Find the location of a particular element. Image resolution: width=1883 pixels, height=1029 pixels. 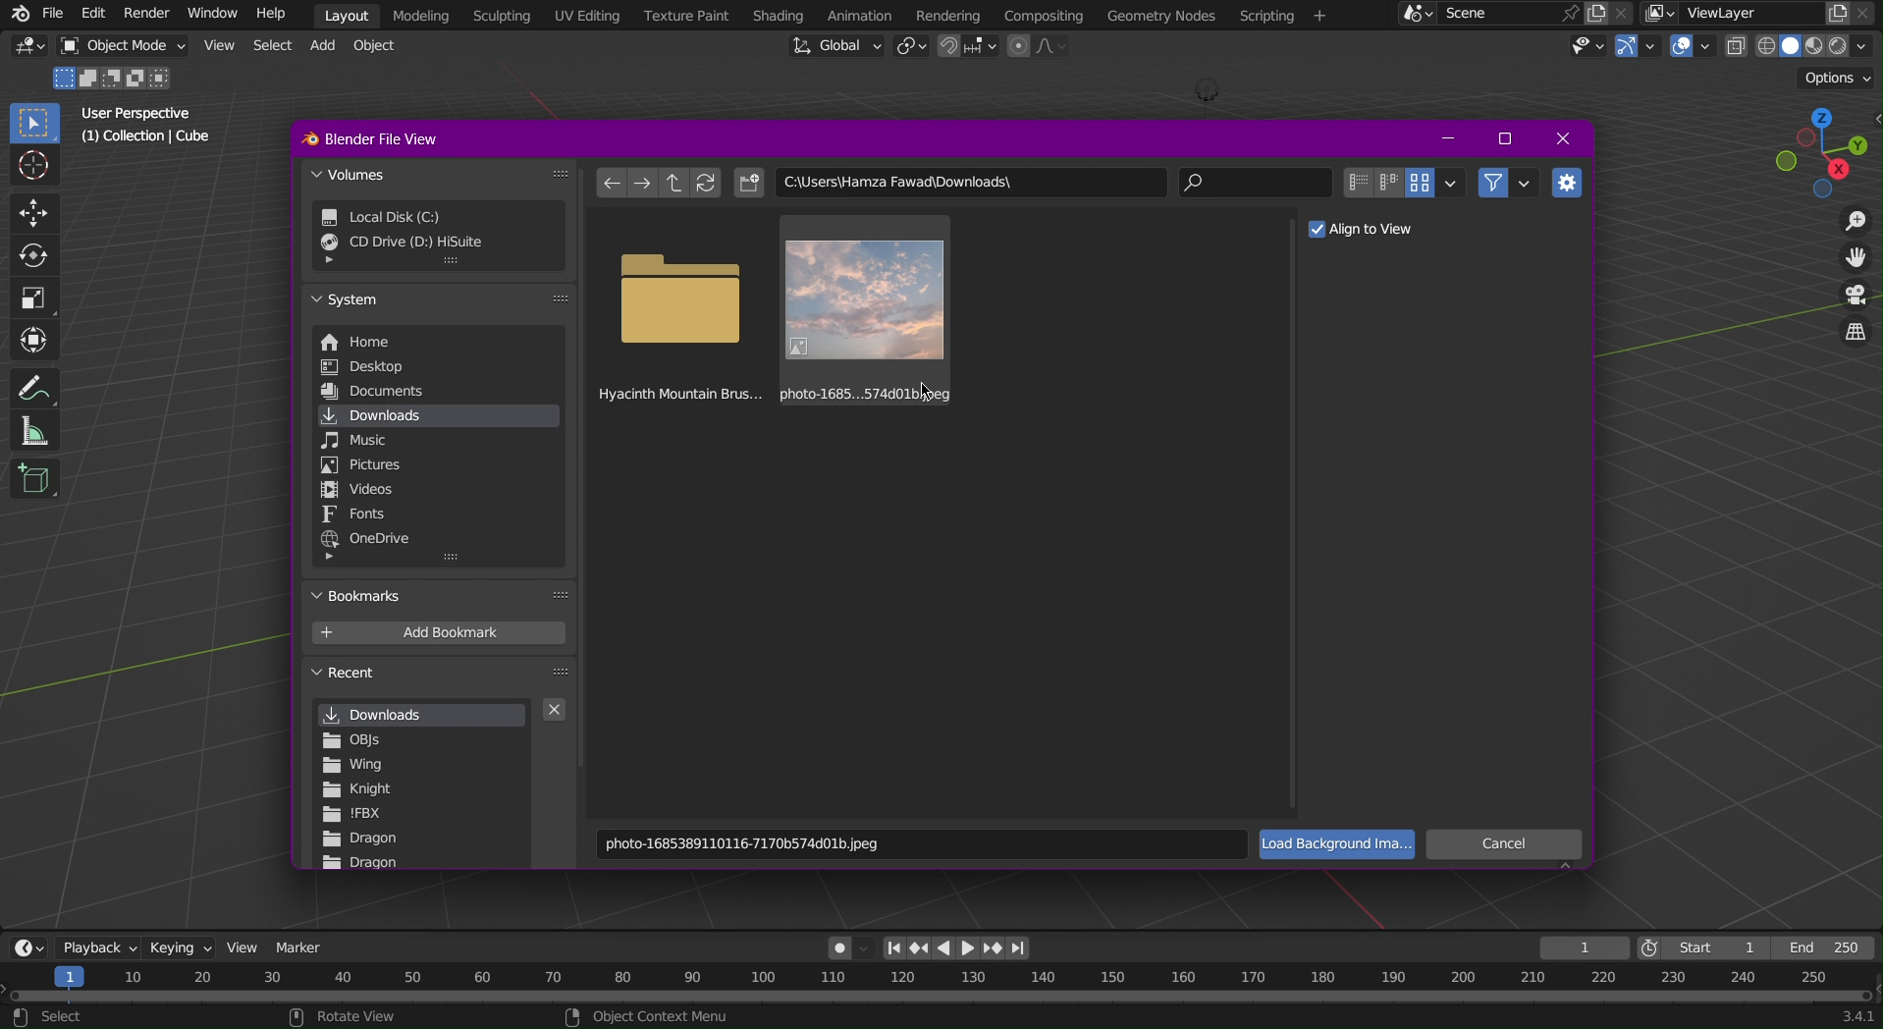

View Objects Type is located at coordinates (1585, 46).